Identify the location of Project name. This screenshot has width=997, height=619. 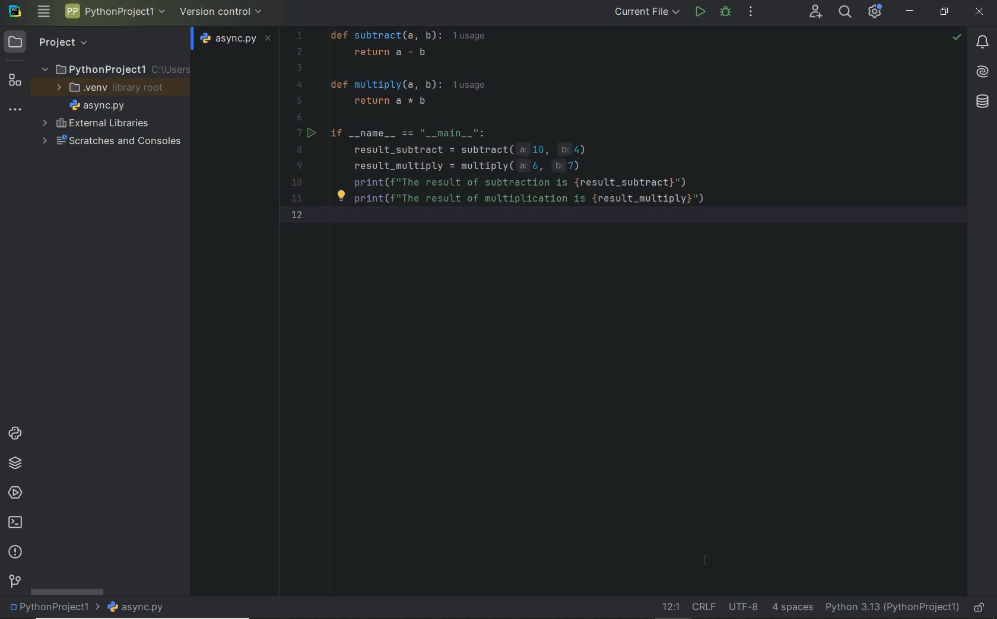
(115, 14).